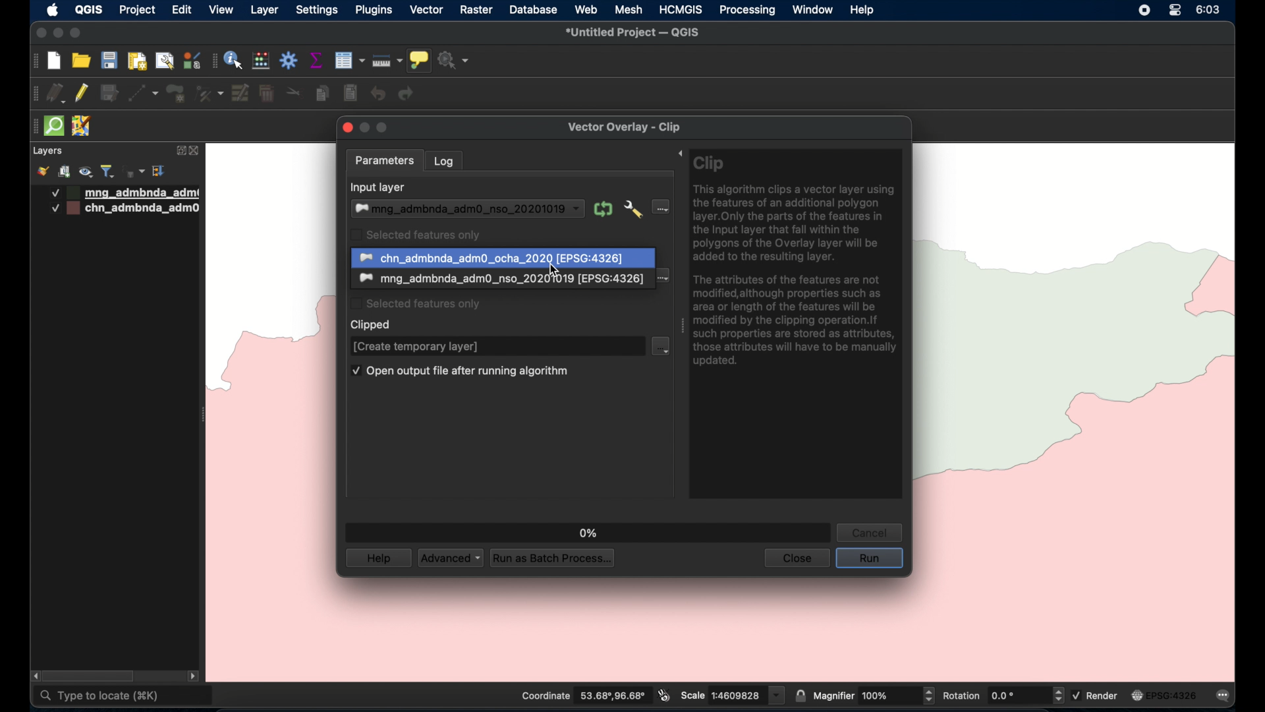 The width and height of the screenshot is (1265, 712). What do you see at coordinates (197, 151) in the screenshot?
I see `close` at bounding box center [197, 151].